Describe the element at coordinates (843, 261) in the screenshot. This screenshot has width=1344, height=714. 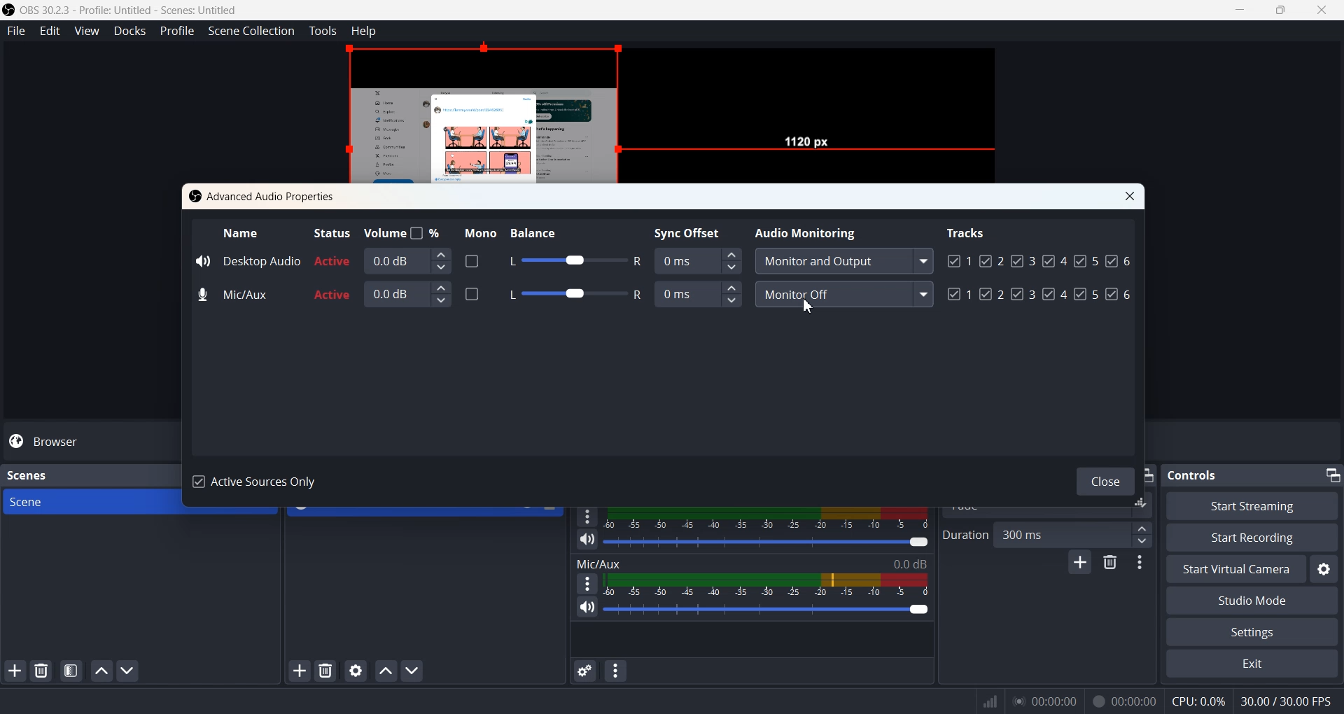
I see `Monitor and Output` at that location.